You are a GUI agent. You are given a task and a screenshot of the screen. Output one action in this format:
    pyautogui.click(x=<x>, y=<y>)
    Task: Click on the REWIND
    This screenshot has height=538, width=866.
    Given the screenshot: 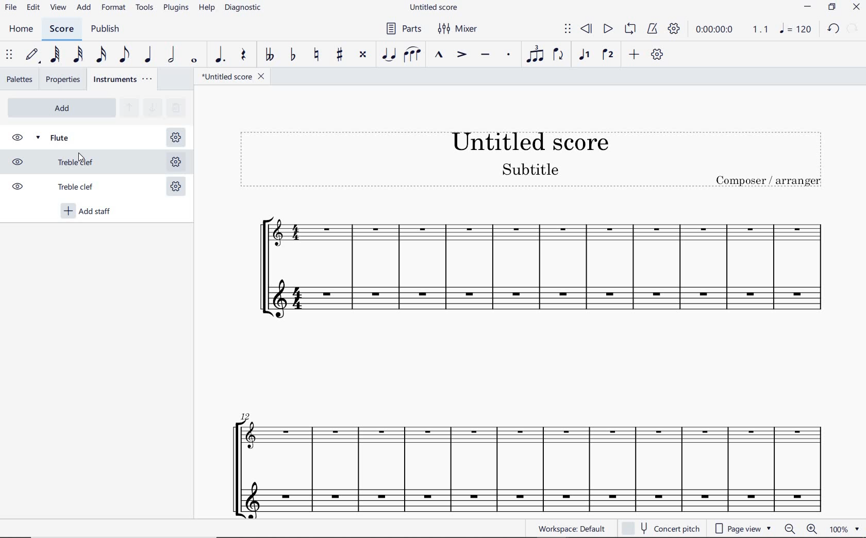 What is the action you would take?
    pyautogui.click(x=587, y=29)
    